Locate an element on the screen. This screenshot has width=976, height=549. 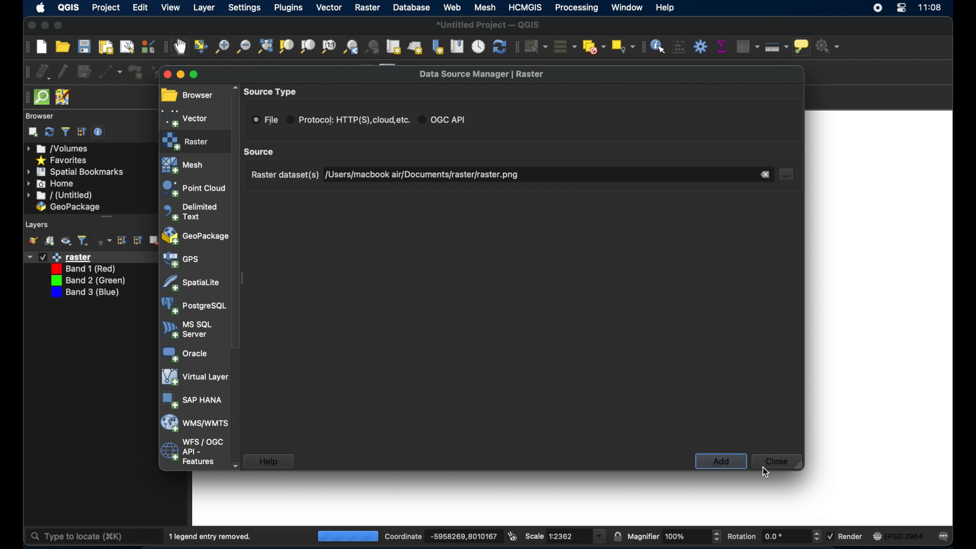
magnifier is located at coordinates (643, 536).